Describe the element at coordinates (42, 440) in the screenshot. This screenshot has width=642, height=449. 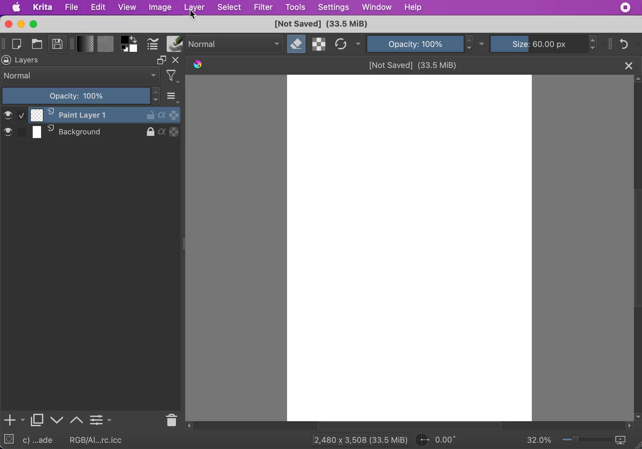
I see `pencil 6 - quick shade` at that location.